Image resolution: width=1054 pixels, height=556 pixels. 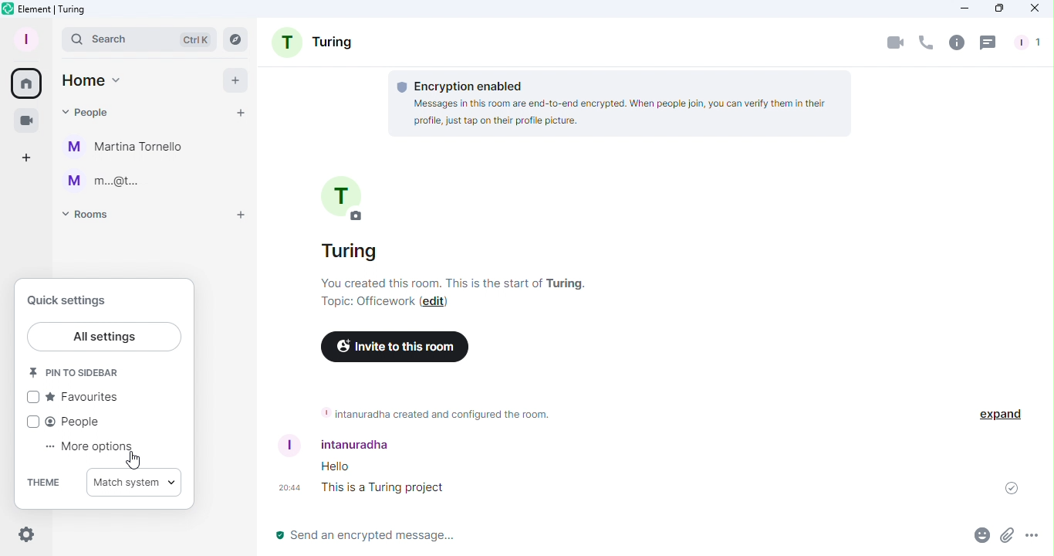 I want to click on Call, so click(x=926, y=45).